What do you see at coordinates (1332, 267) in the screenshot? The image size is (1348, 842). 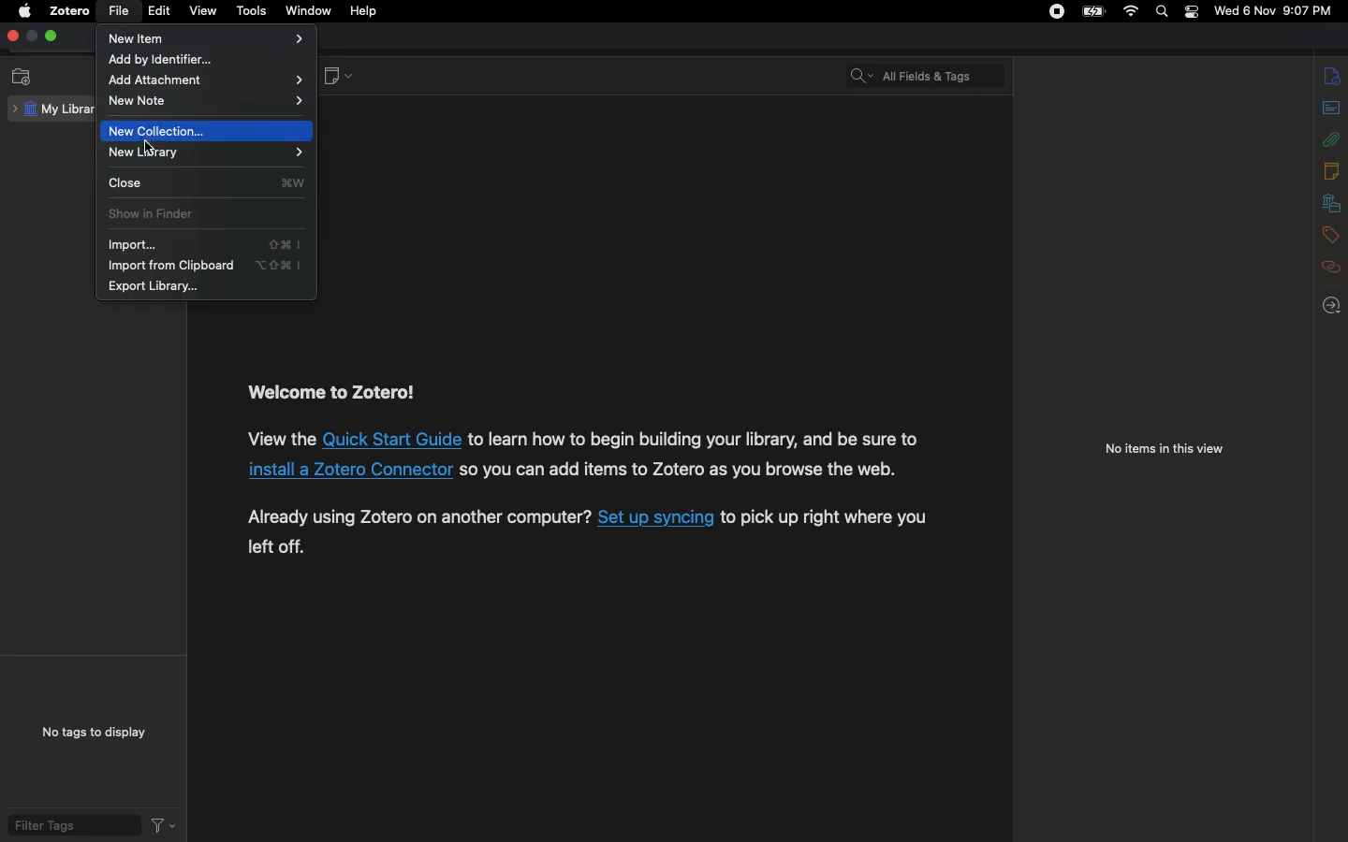 I see `Related` at bounding box center [1332, 267].